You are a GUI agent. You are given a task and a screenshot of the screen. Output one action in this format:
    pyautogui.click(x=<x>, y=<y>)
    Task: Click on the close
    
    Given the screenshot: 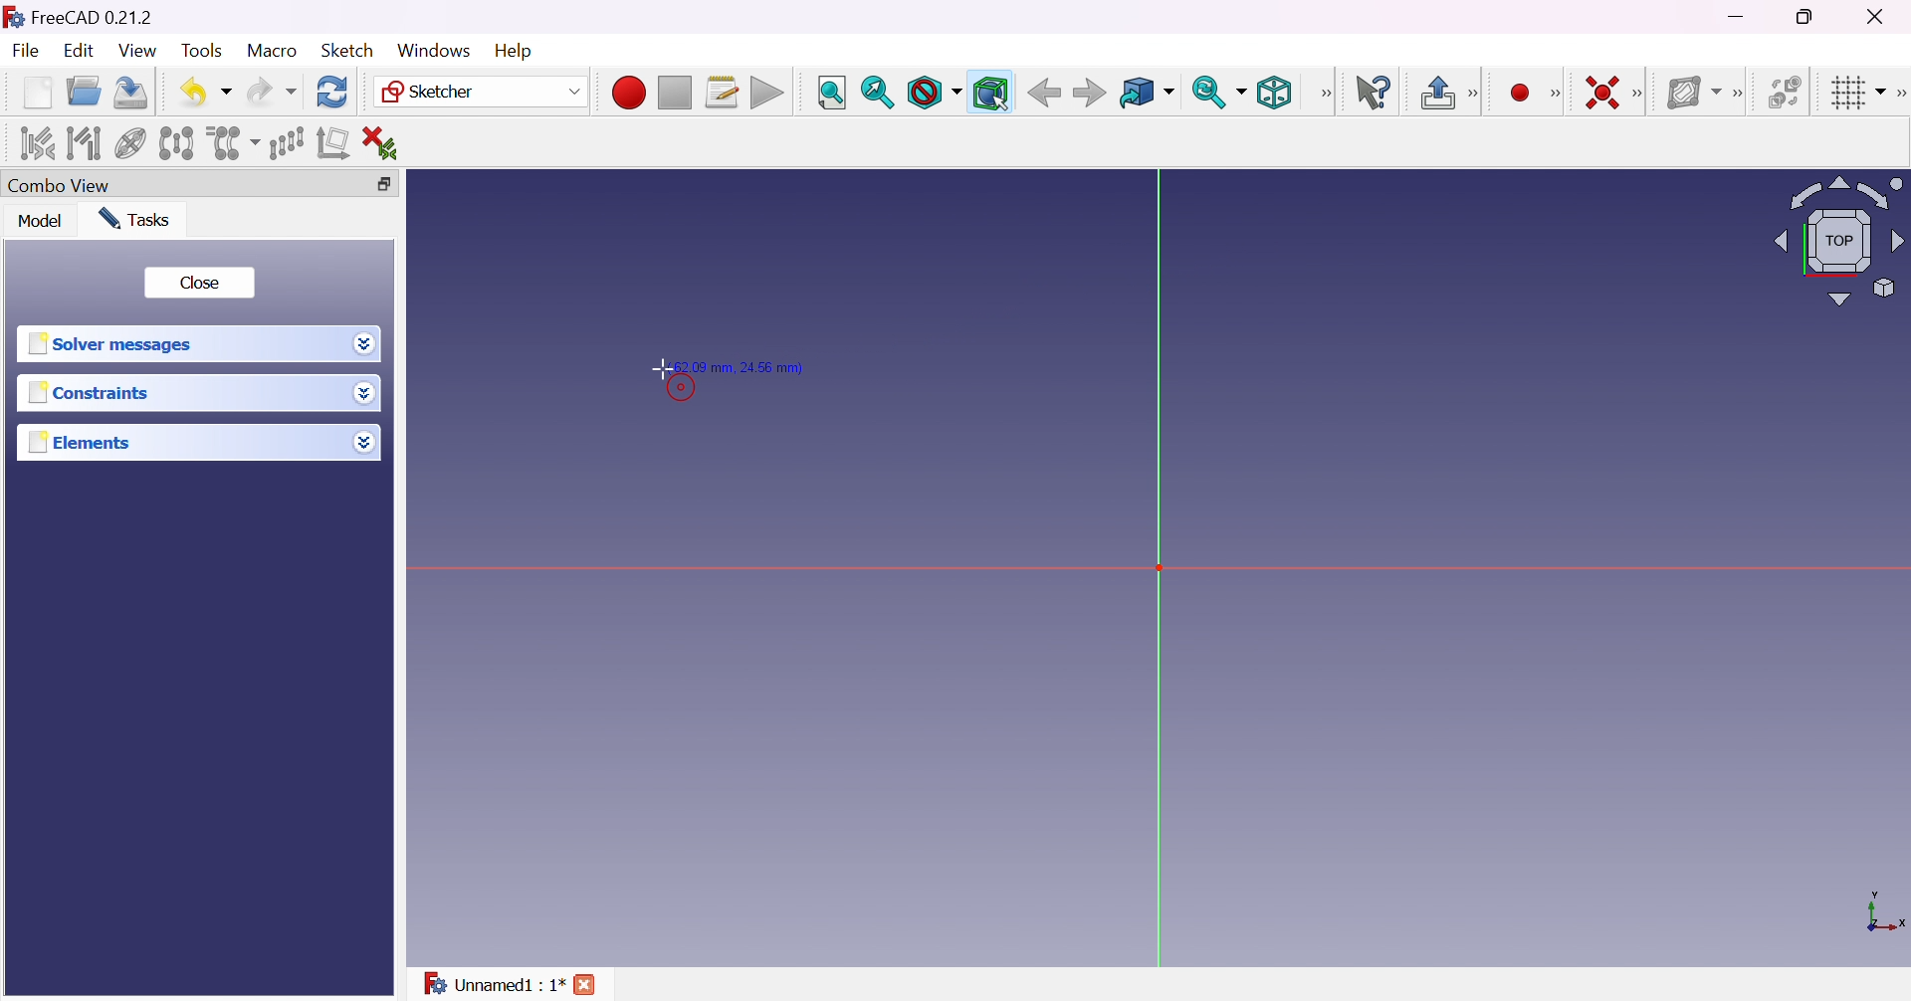 What is the action you would take?
    pyautogui.click(x=588, y=984)
    